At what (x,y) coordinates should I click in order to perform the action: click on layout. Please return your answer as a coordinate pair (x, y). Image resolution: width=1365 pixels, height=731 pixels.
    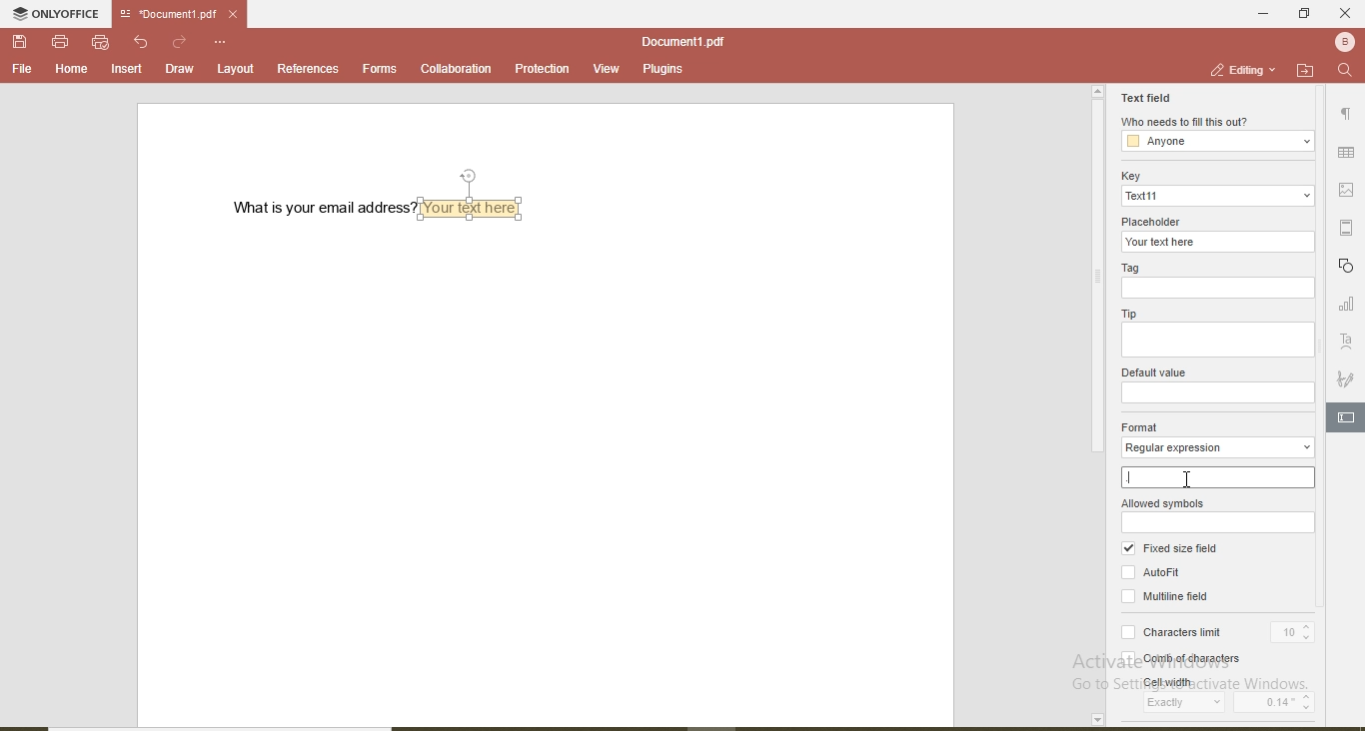
    Looking at the image, I should click on (237, 68).